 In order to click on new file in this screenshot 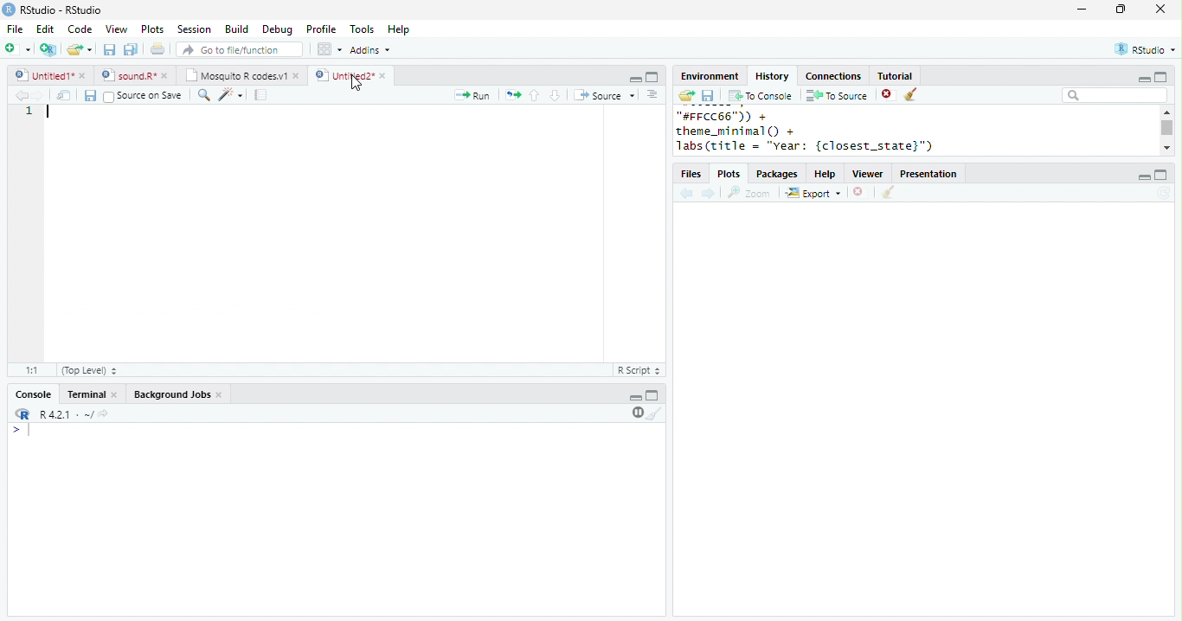, I will do `click(17, 48)`.